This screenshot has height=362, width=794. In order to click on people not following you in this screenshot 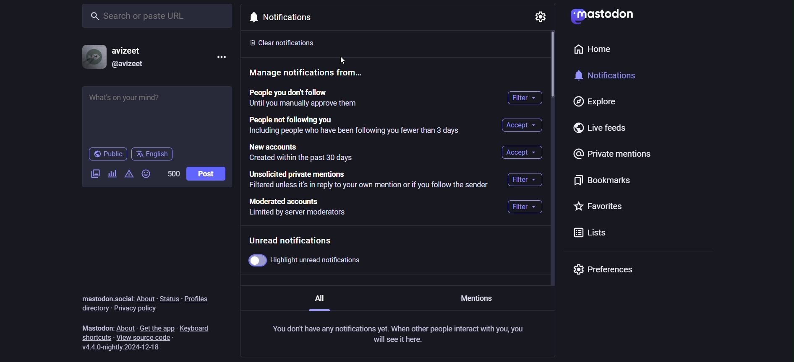, I will do `click(353, 126)`.